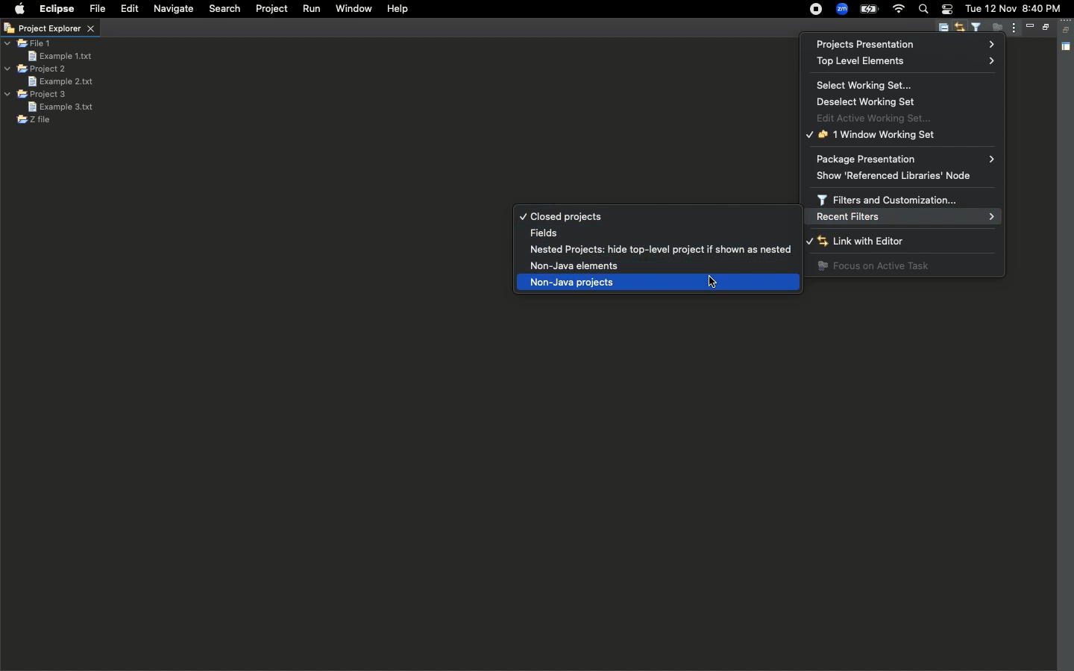  Describe the element at coordinates (666, 251) in the screenshot. I see `Nested projects: hide top-level project if shown as nested` at that location.